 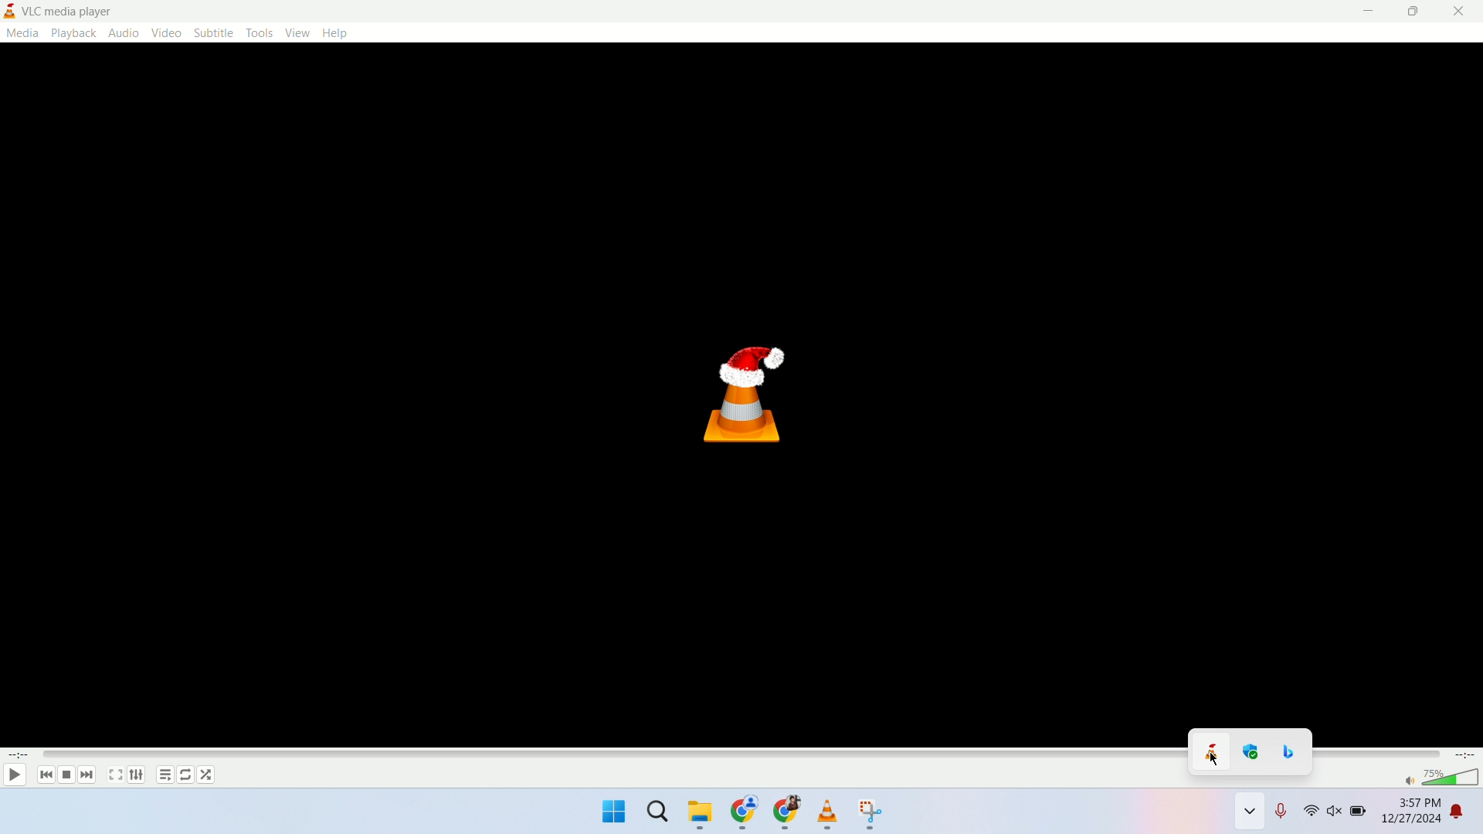 What do you see at coordinates (262, 32) in the screenshot?
I see `tools` at bounding box center [262, 32].